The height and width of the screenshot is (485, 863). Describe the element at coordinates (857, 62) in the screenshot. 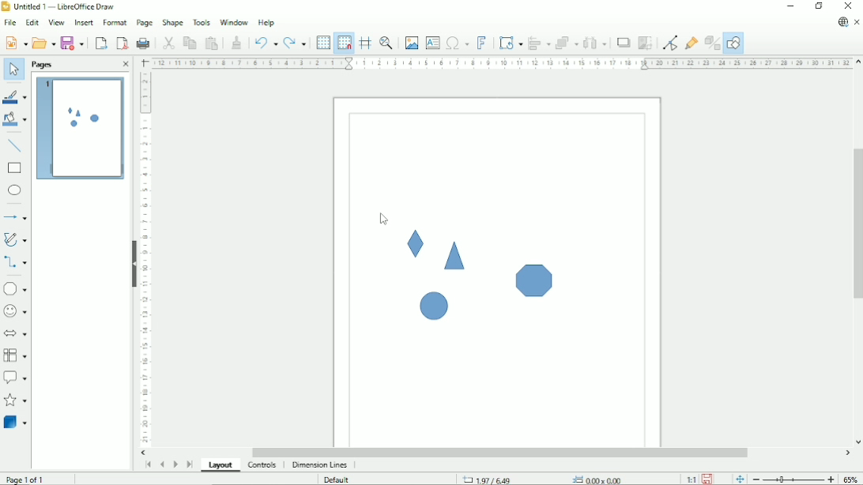

I see `Vertical scroll button` at that location.